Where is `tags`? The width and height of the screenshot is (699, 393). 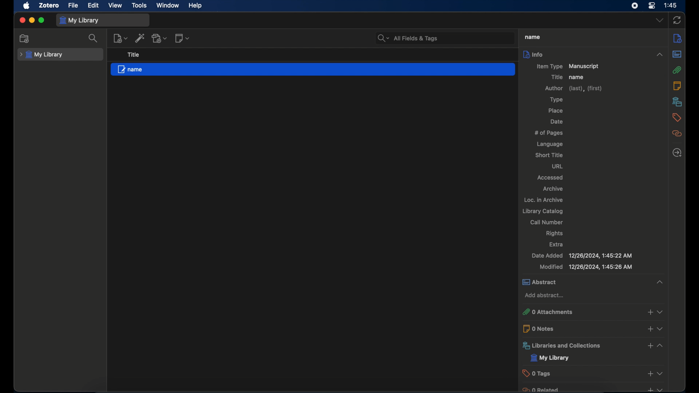 tags is located at coordinates (677, 118).